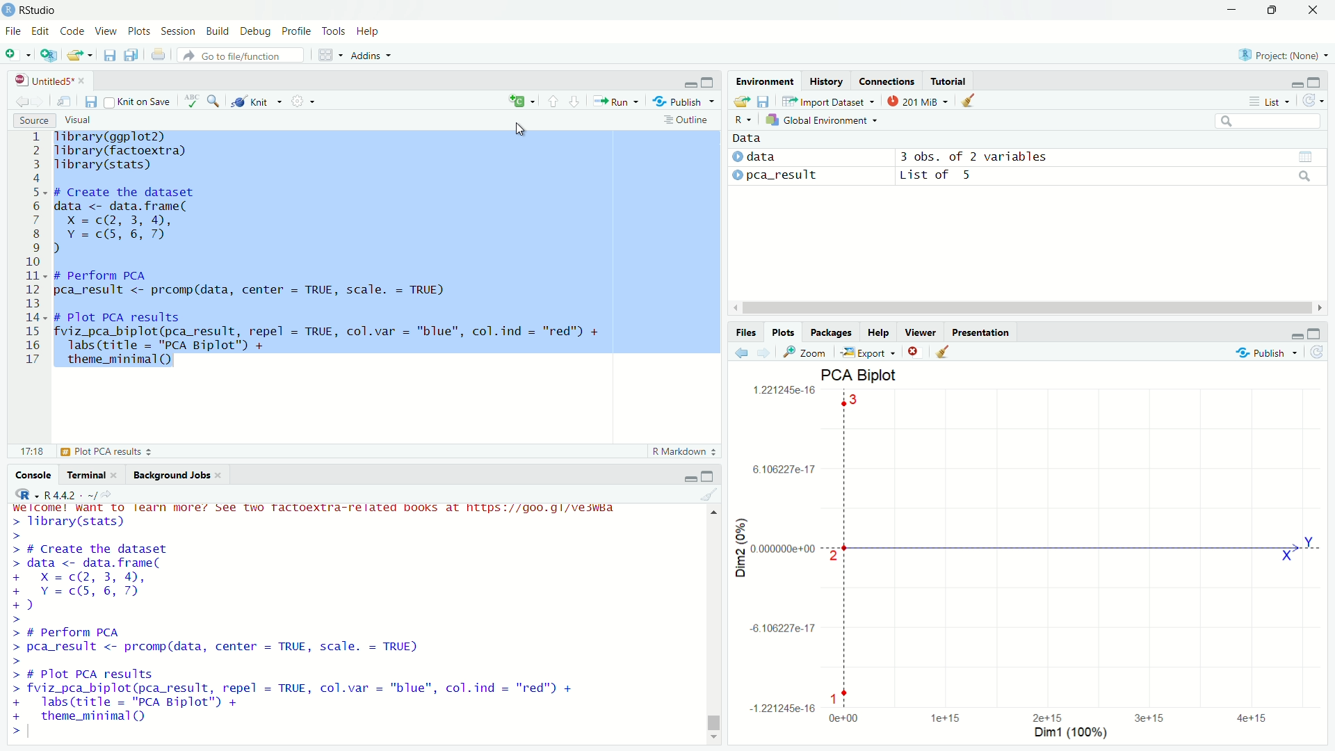  Describe the element at coordinates (807, 352) in the screenshot. I see `zoom` at that location.